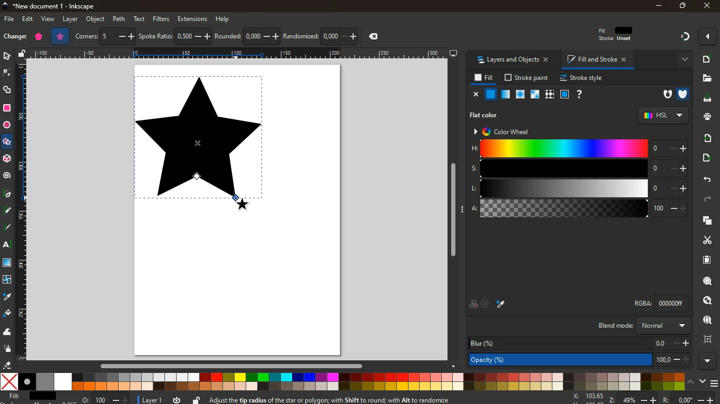  Describe the element at coordinates (527, 77) in the screenshot. I see `stroke paint` at that location.